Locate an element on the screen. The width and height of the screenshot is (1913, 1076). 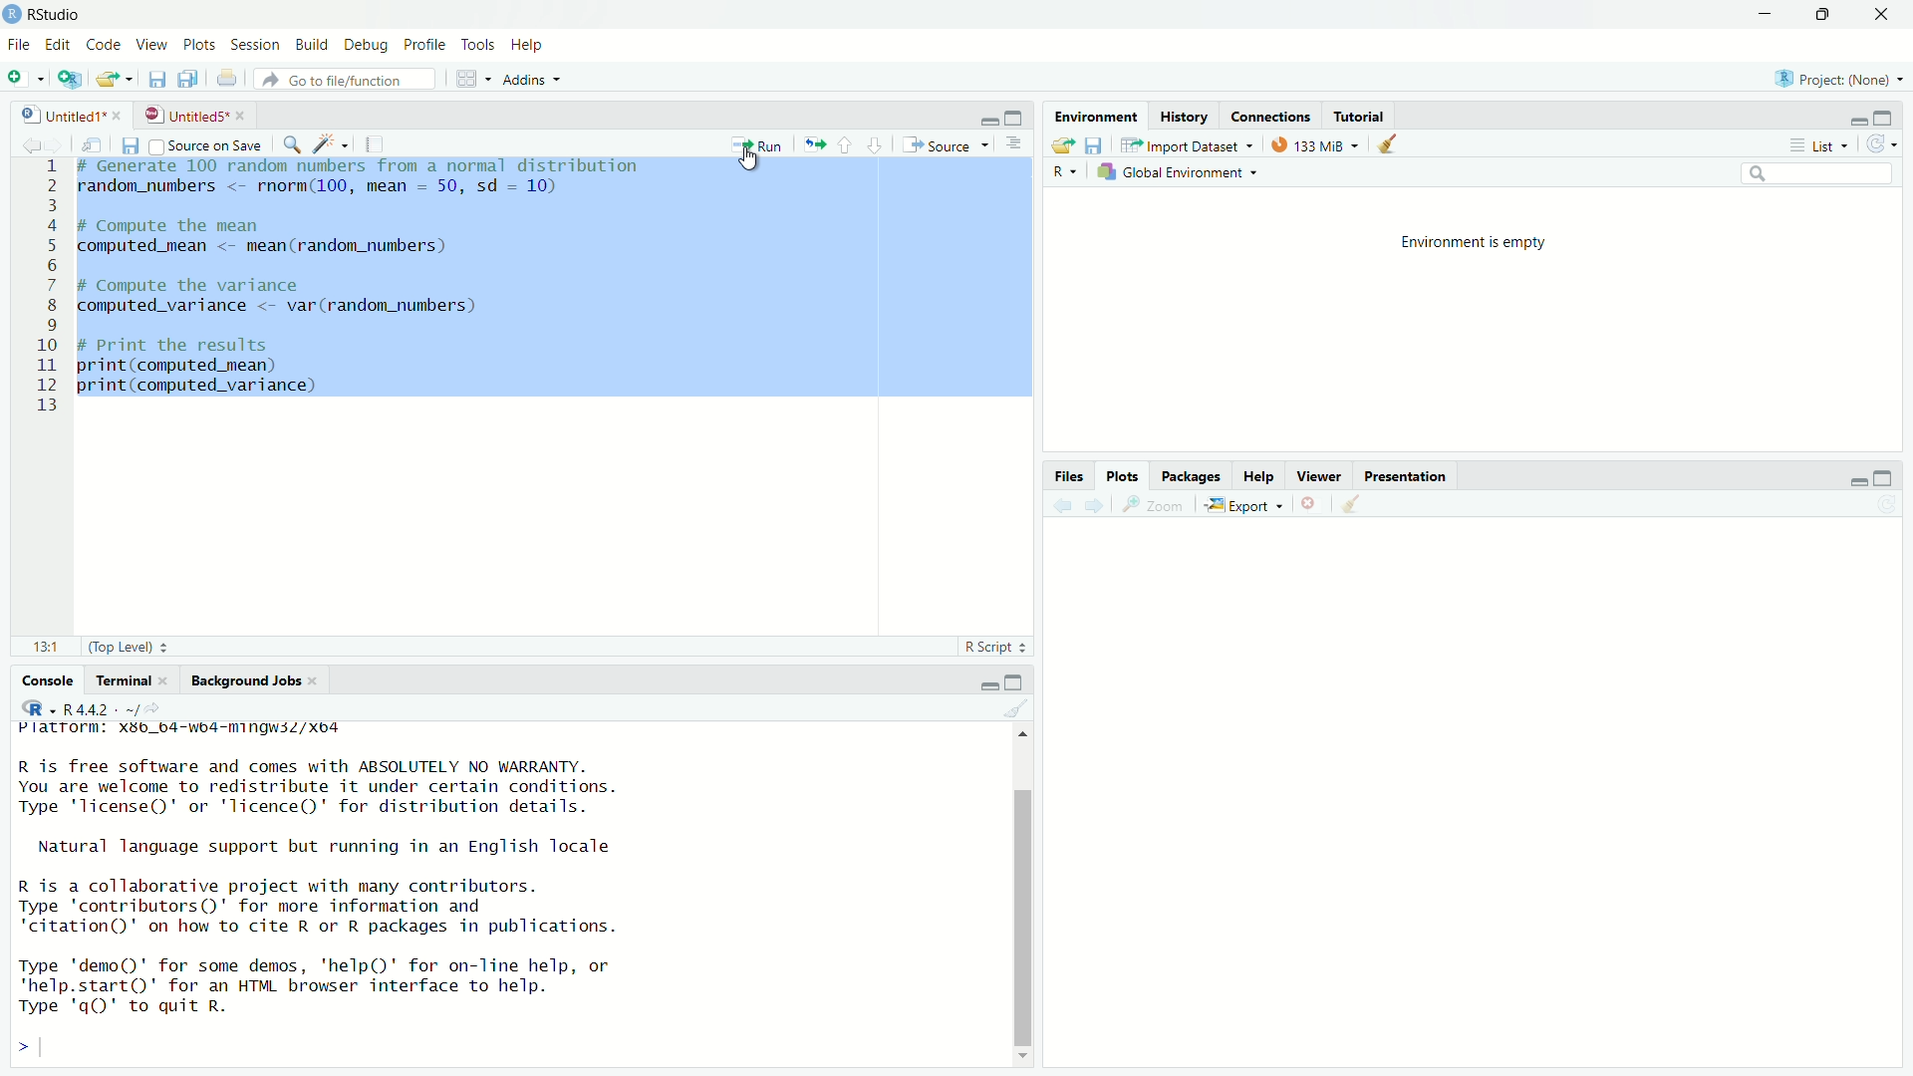
move top is located at coordinates (1021, 739).